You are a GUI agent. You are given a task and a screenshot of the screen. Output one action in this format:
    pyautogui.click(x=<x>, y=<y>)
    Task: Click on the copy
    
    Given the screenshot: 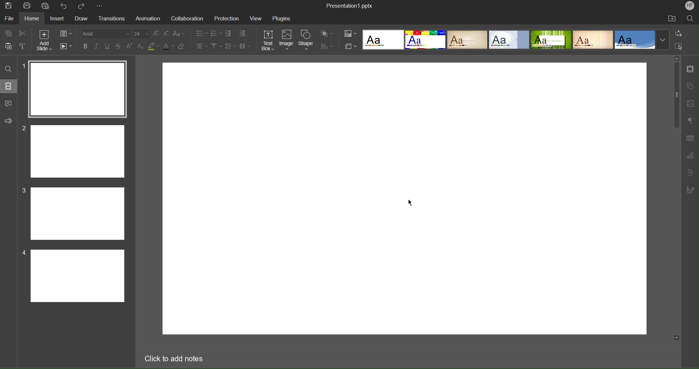 What is the action you would take?
    pyautogui.click(x=9, y=34)
    